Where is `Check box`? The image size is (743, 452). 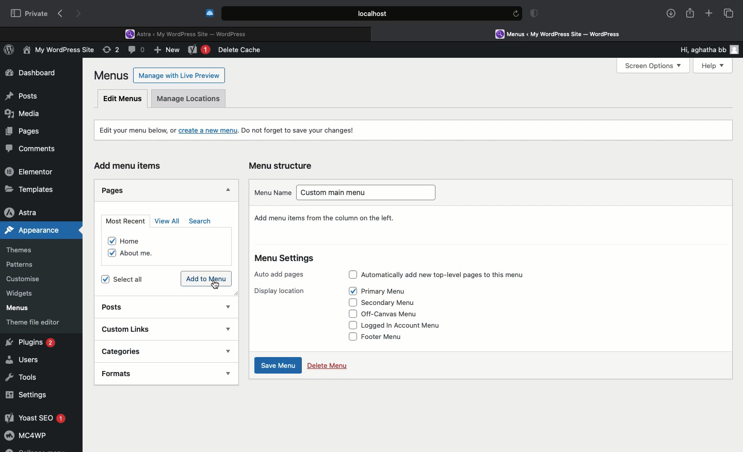 Check box is located at coordinates (350, 303).